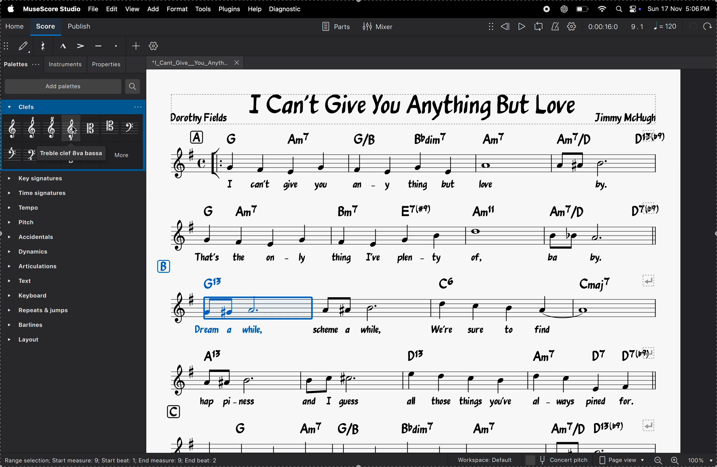 The height and width of the screenshot is (467, 717). What do you see at coordinates (424, 401) in the screenshot?
I see `lyrics` at bounding box center [424, 401].